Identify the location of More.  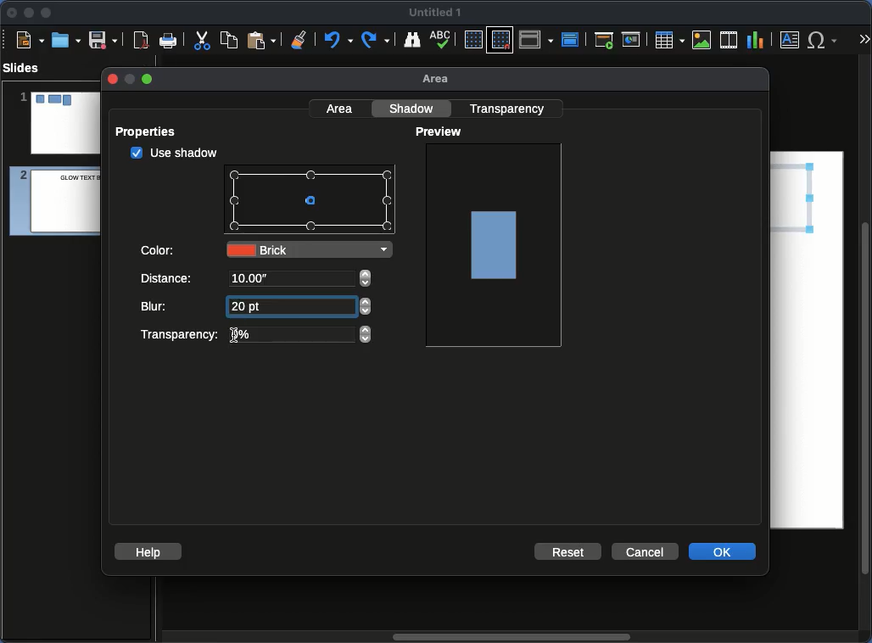
(864, 41).